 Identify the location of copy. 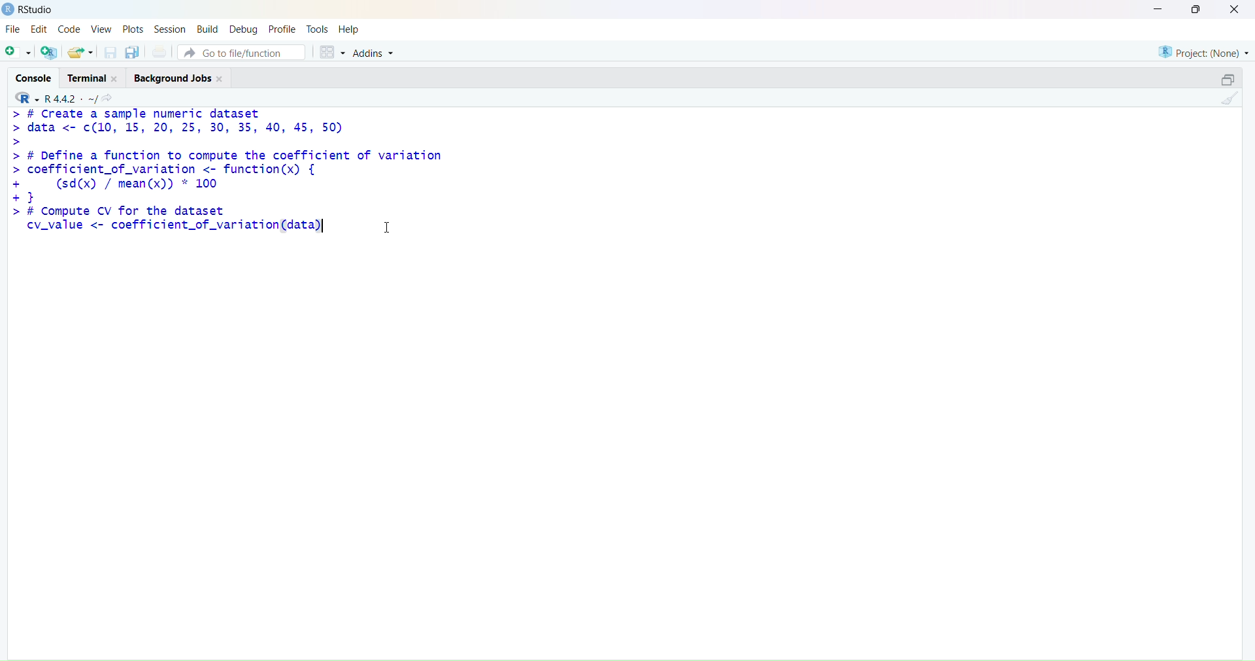
(132, 52).